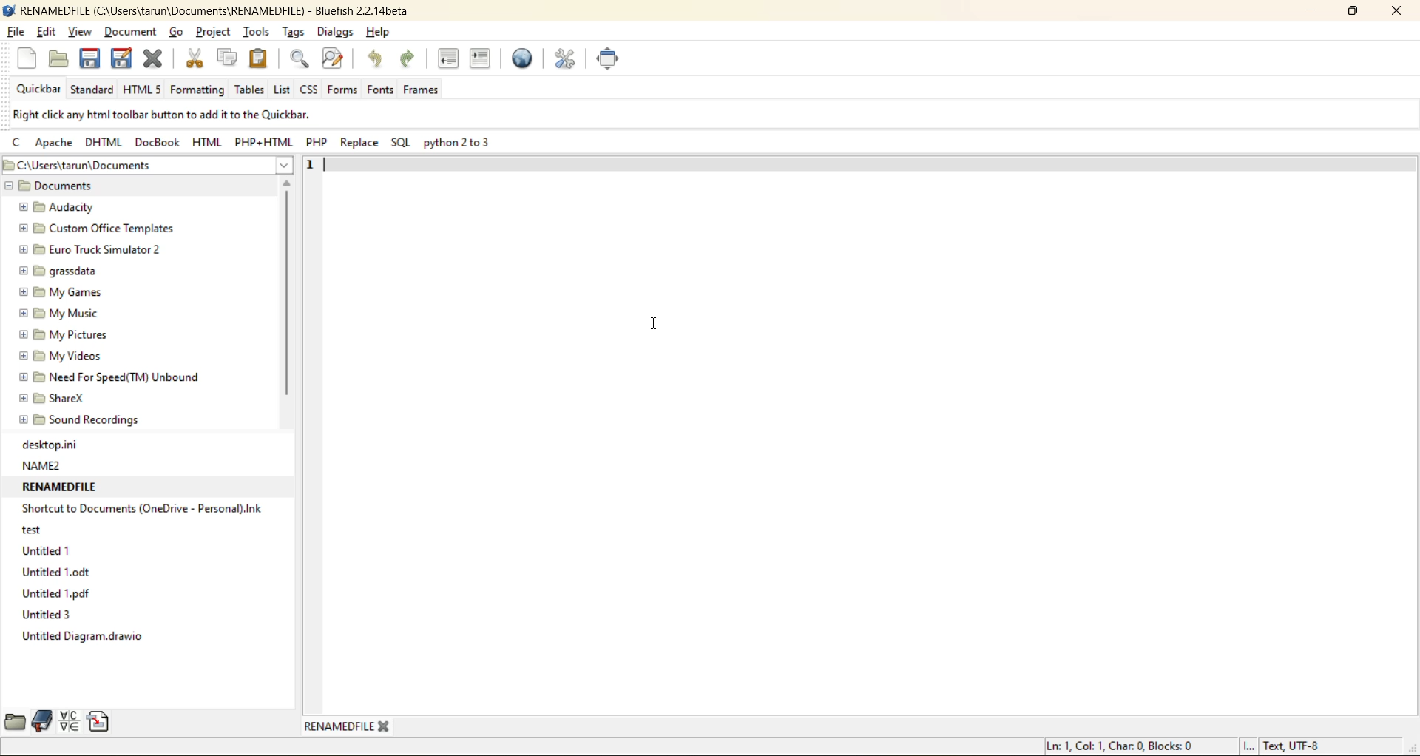 This screenshot has height=756, width=1420. What do you see at coordinates (46, 465) in the screenshot?
I see `NAME2` at bounding box center [46, 465].